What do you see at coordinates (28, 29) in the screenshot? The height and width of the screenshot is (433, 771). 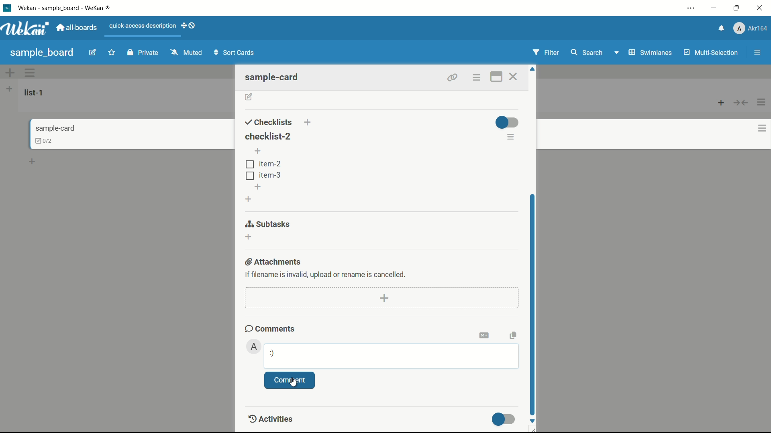 I see `app logo` at bounding box center [28, 29].